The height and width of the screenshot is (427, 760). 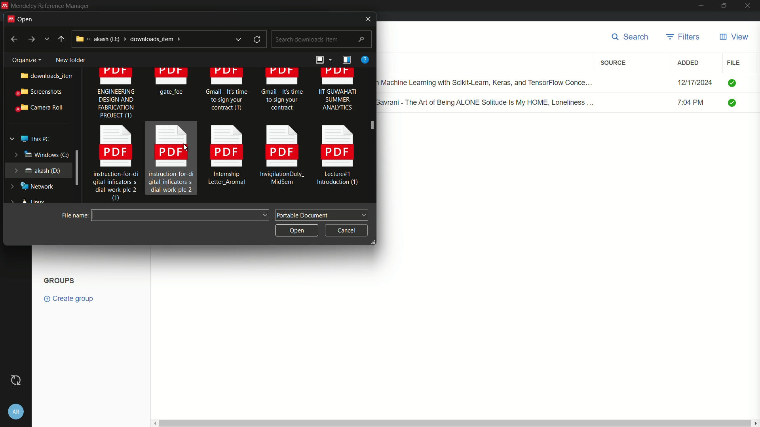 I want to click on file name: , so click(x=181, y=215).